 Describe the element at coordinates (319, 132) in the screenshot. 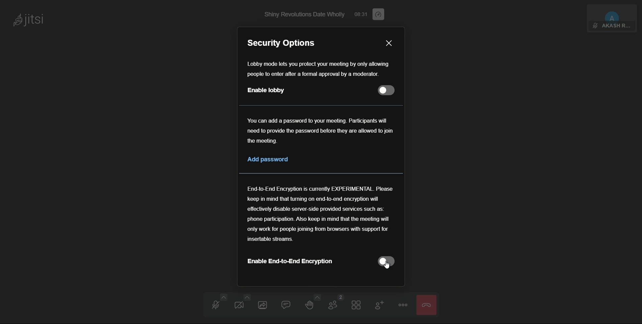

I see `‘You can add a password fo your meeting. Participants will
need to provide the password before they are allowed to join
the meeting.` at that location.